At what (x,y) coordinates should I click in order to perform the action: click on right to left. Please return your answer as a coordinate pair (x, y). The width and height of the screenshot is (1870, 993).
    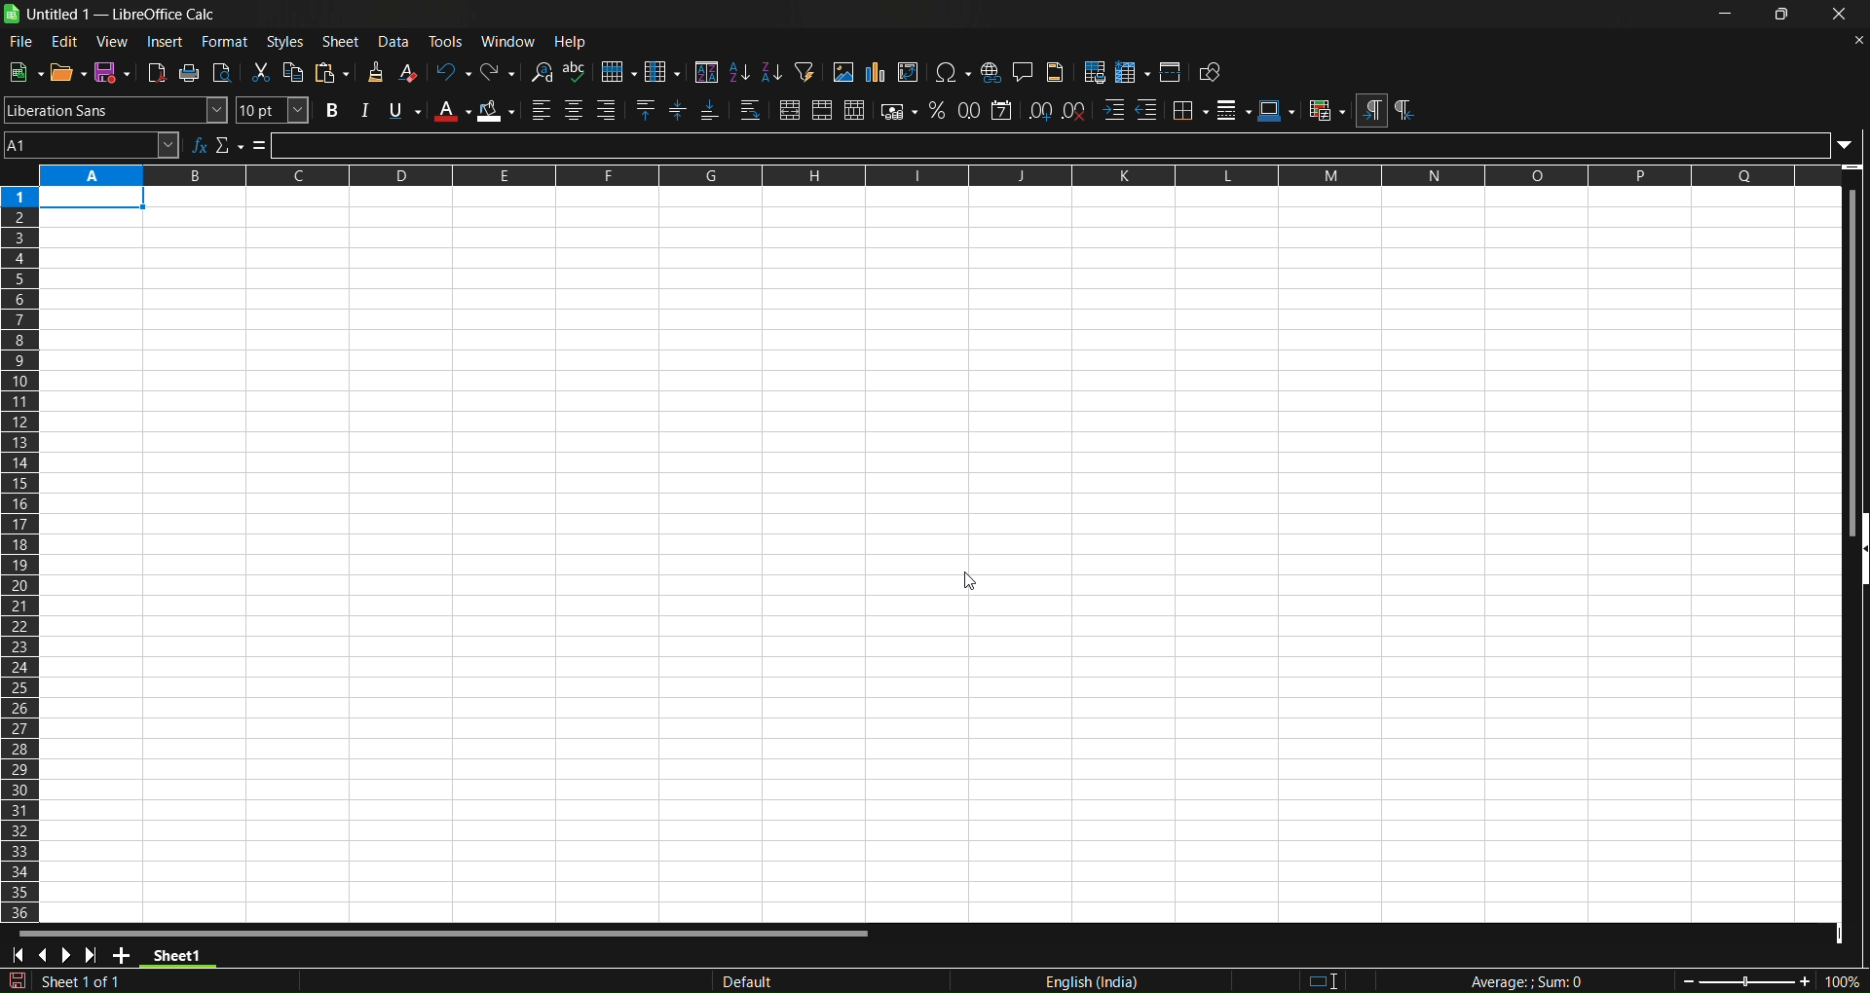
    Looking at the image, I should click on (1403, 111).